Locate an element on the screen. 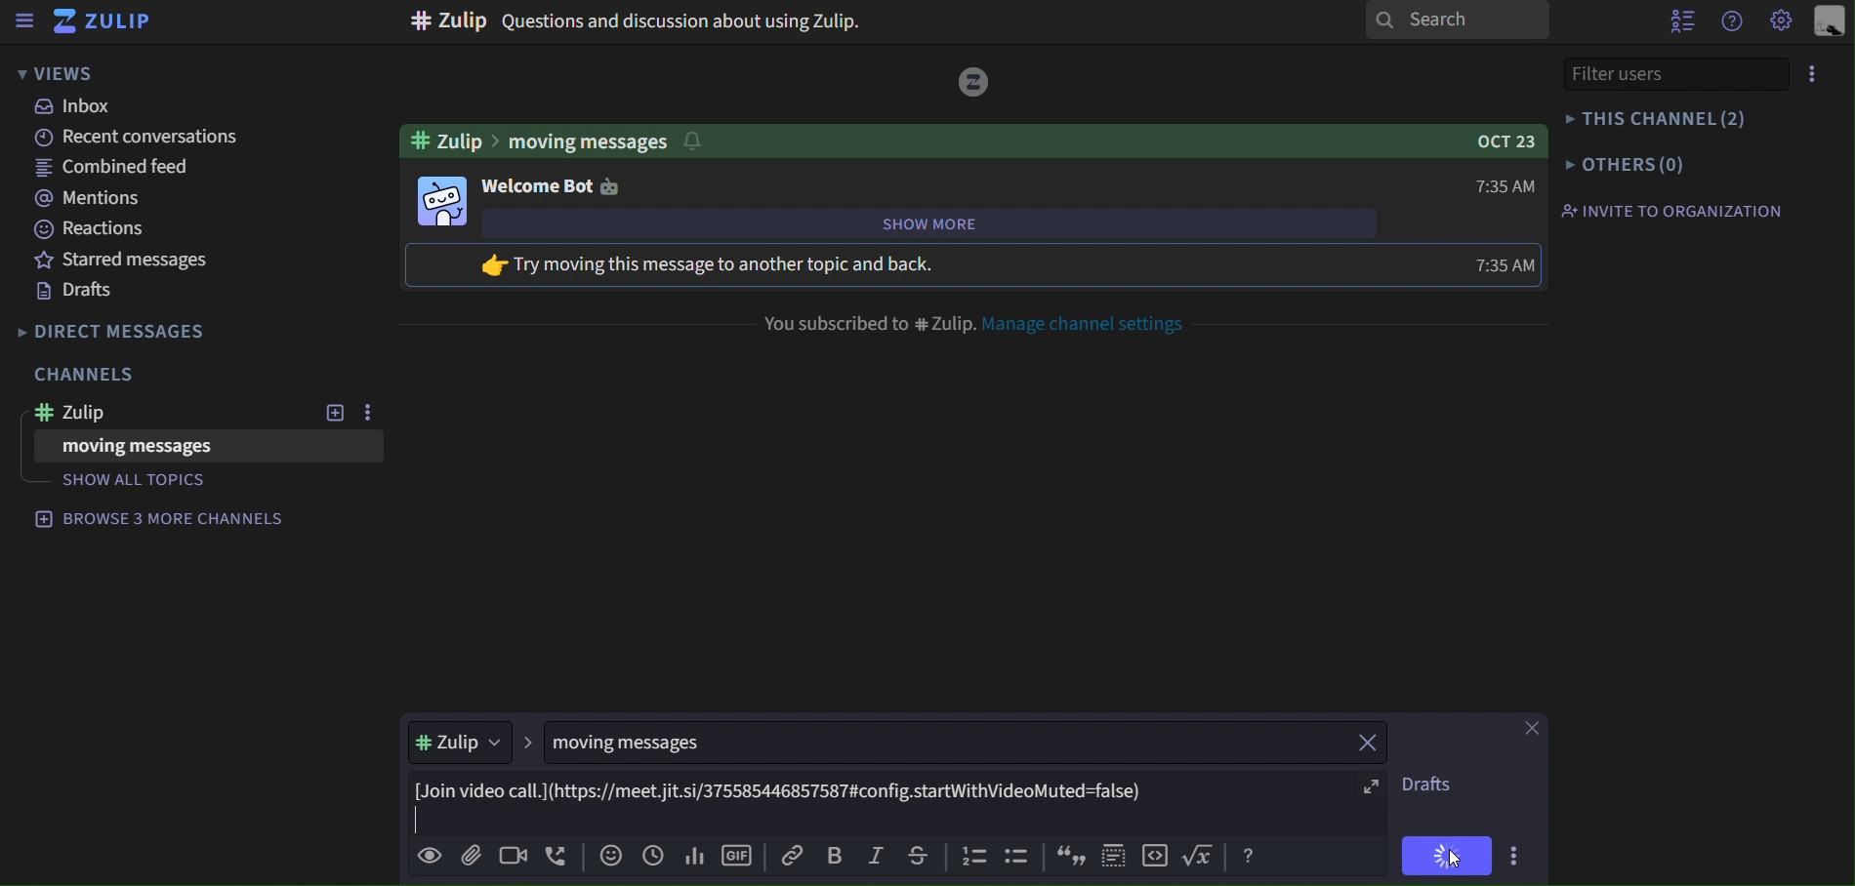 The width and height of the screenshot is (1855, 886). add voicecall is located at coordinates (556, 858).